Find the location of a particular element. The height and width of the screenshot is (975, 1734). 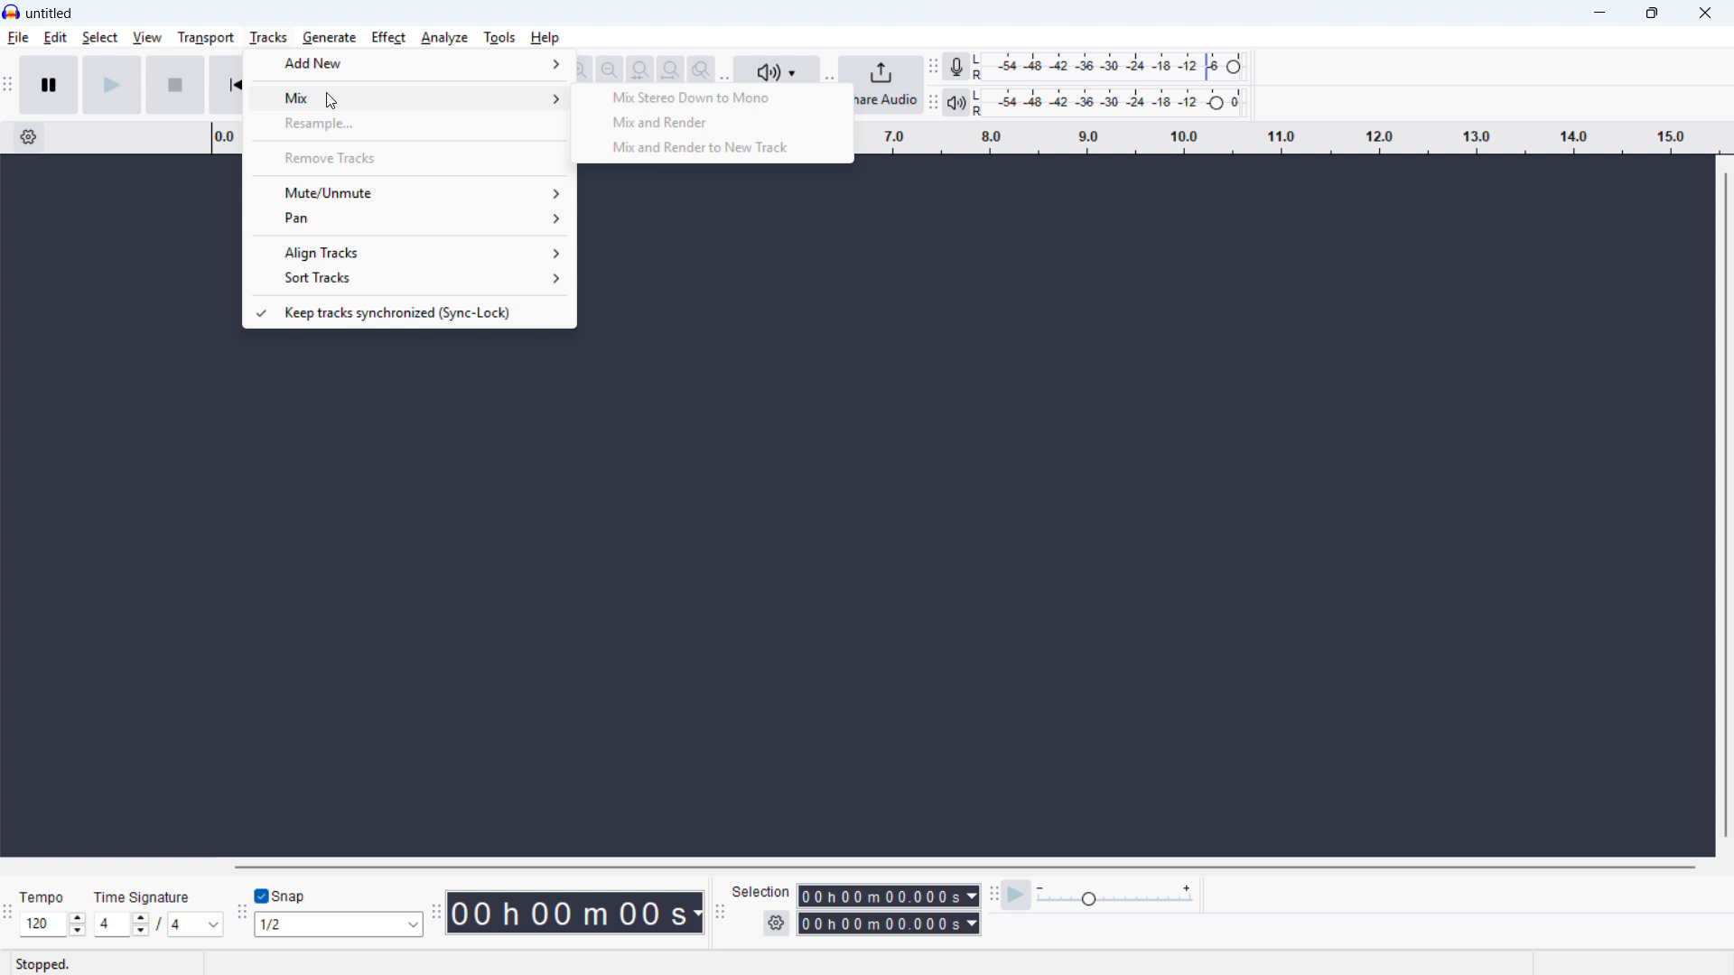

Edit  is located at coordinates (55, 39).